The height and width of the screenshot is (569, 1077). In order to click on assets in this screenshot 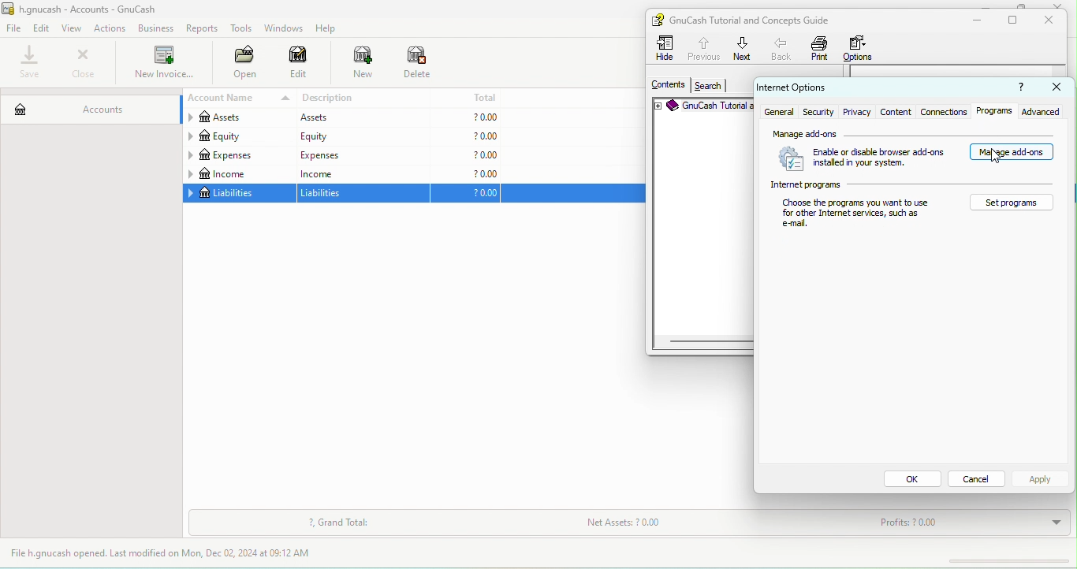, I will do `click(237, 119)`.